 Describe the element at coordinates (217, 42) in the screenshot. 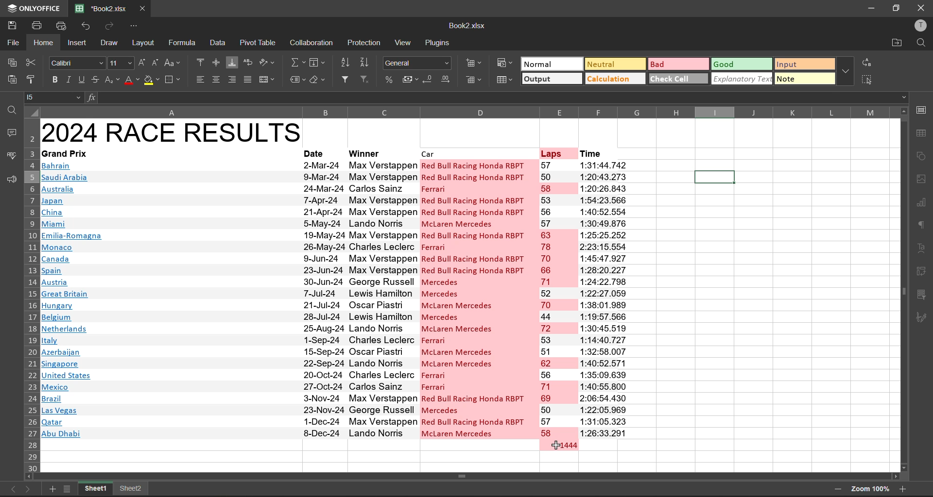

I see `data` at that location.